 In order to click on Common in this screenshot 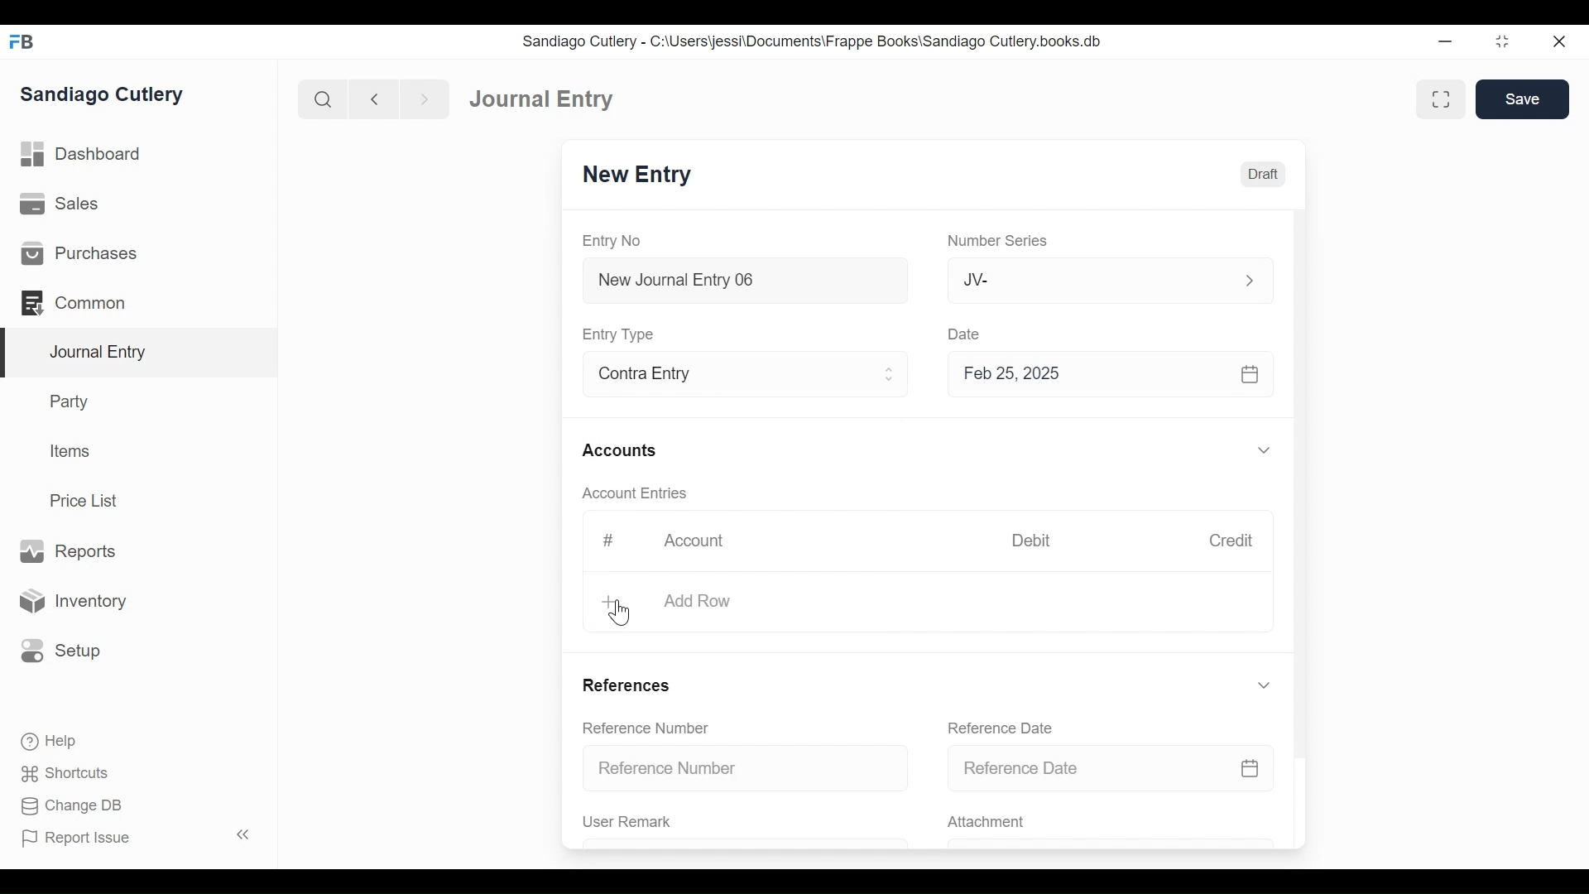, I will do `click(82, 303)`.